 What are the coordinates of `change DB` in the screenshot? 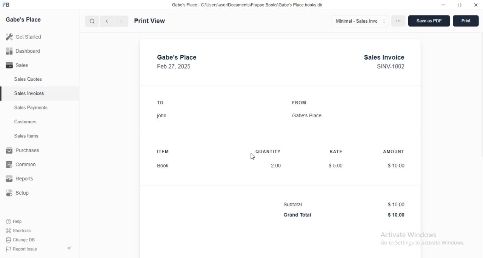 It's located at (20, 240).